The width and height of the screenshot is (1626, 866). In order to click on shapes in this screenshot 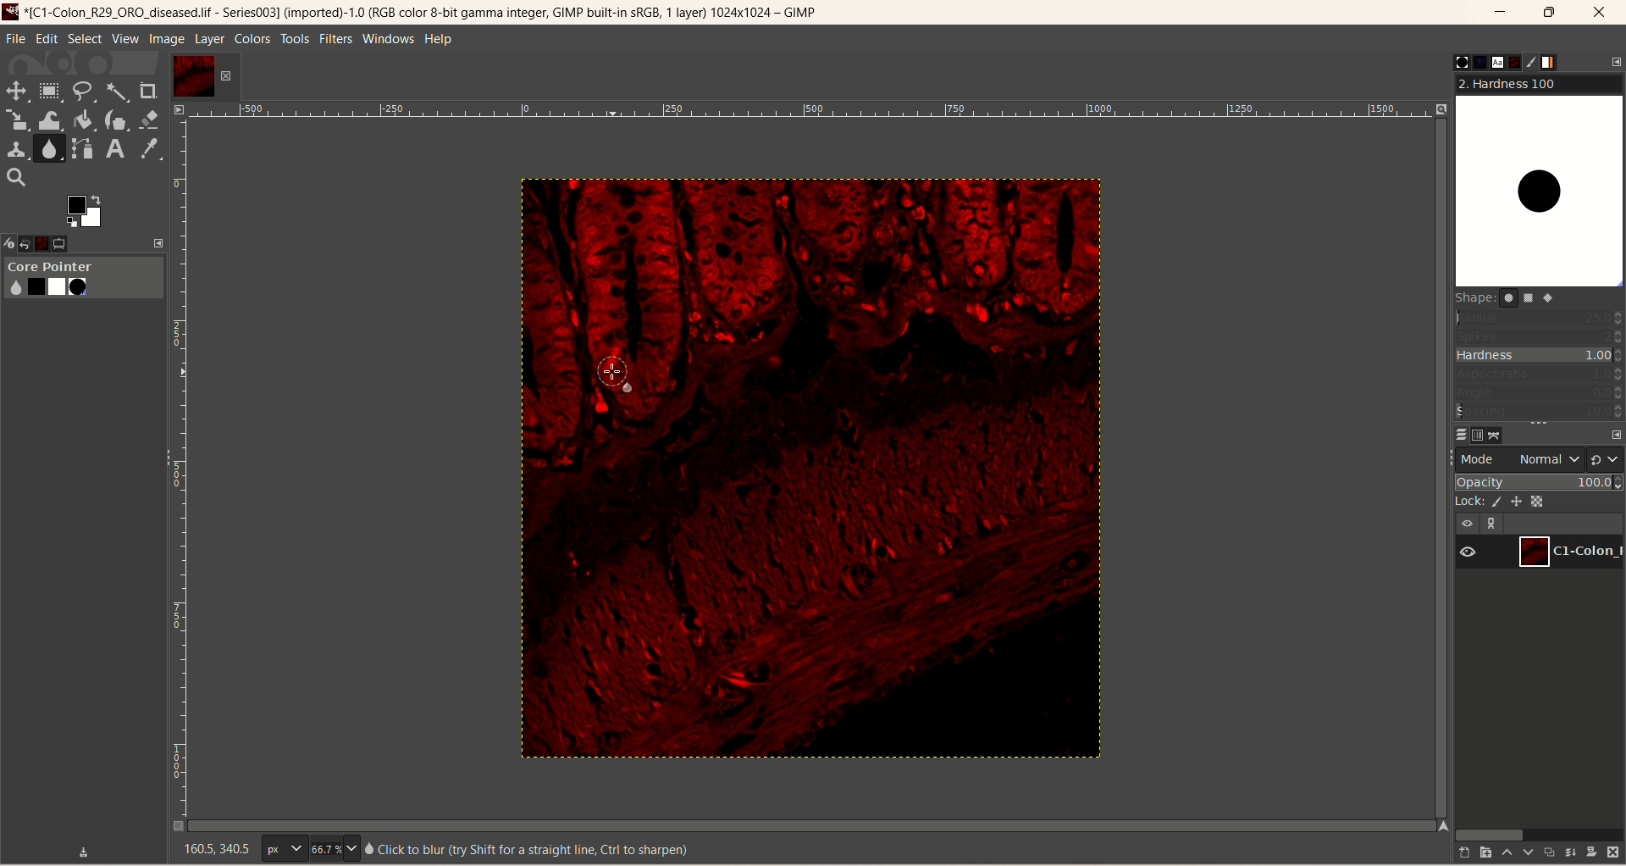, I will do `click(1514, 301)`.